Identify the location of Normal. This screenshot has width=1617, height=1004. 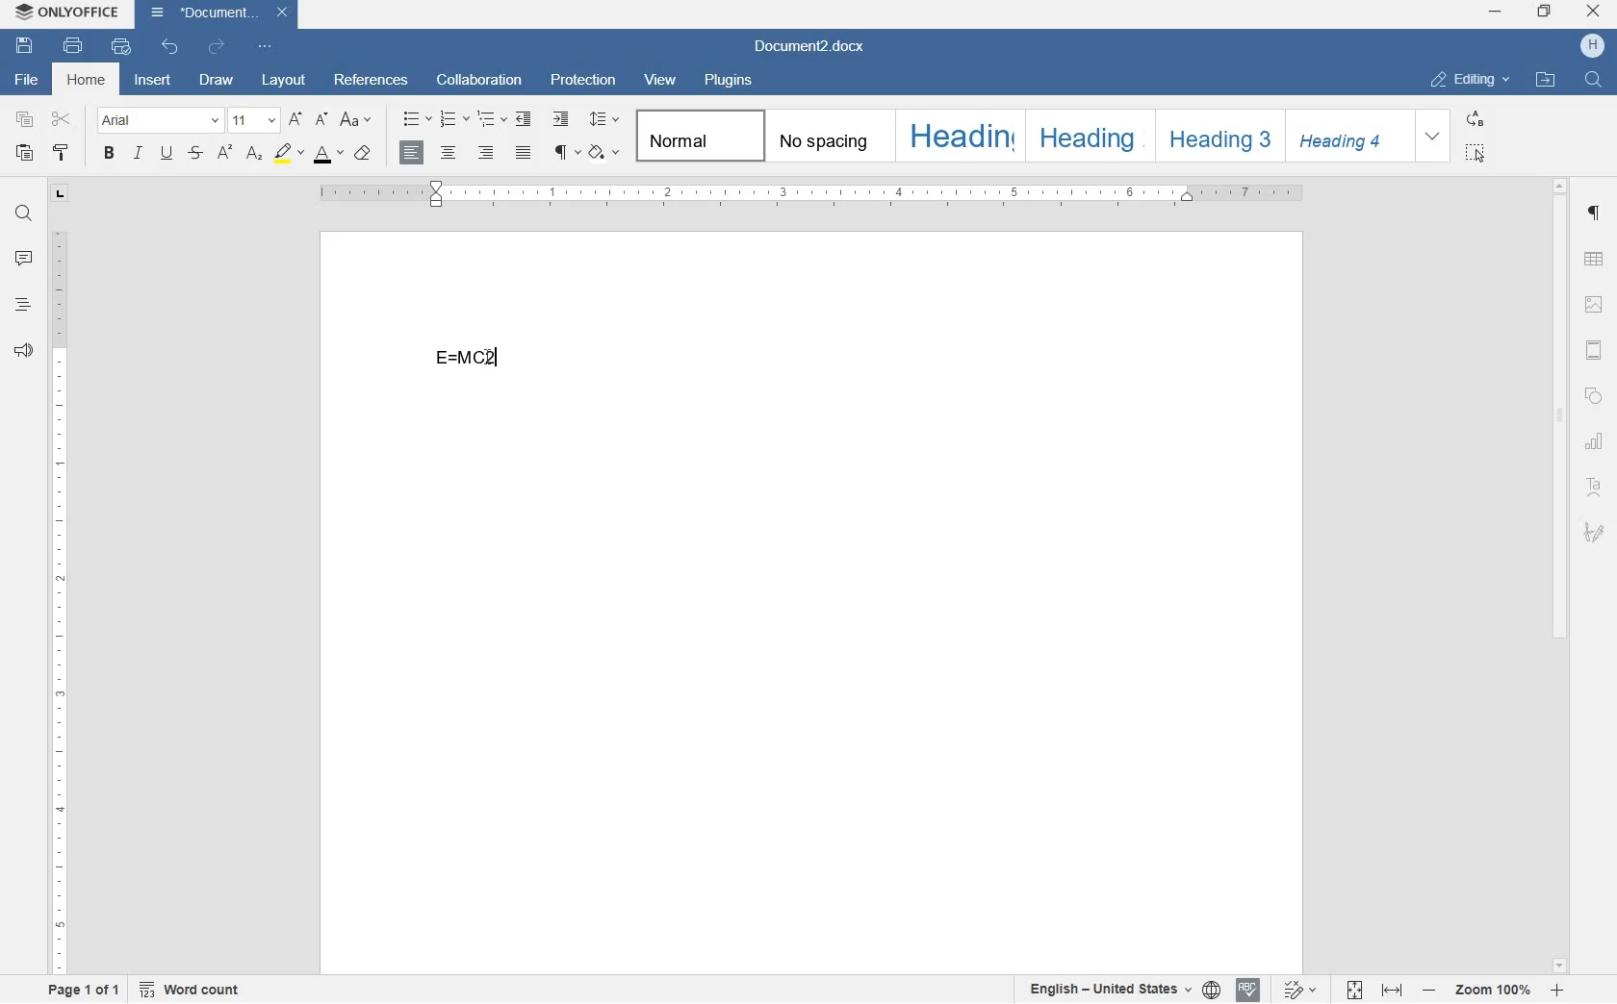
(697, 134).